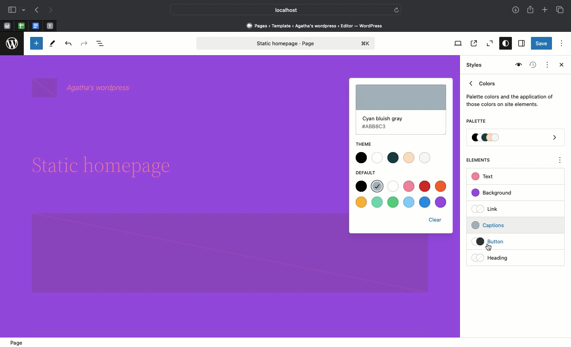 Image resolution: width=571 pixels, height=347 pixels. Describe the element at coordinates (560, 161) in the screenshot. I see `options` at that location.